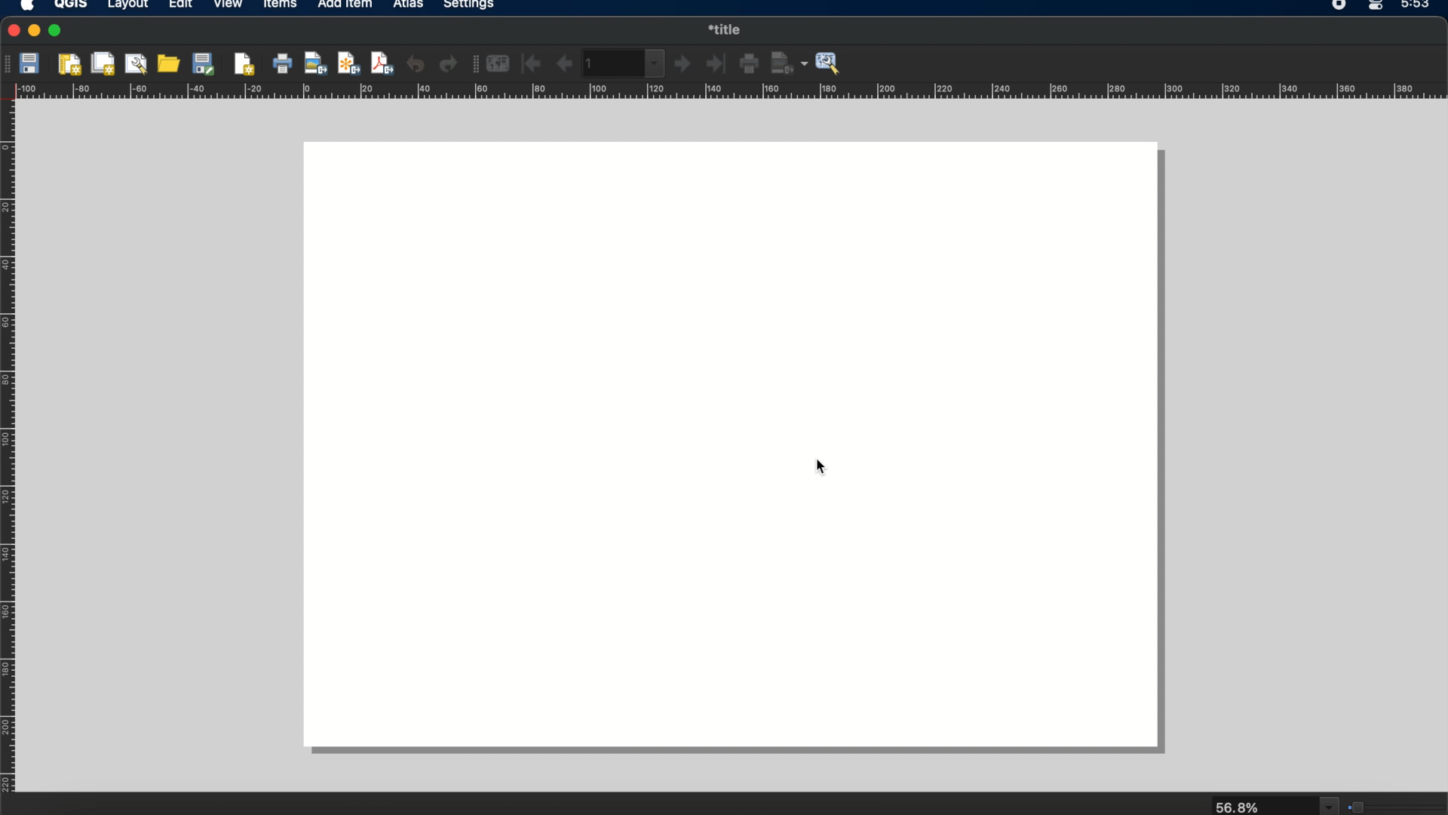 The image size is (1448, 815). Describe the element at coordinates (74, 6) in the screenshot. I see `QGIS` at that location.